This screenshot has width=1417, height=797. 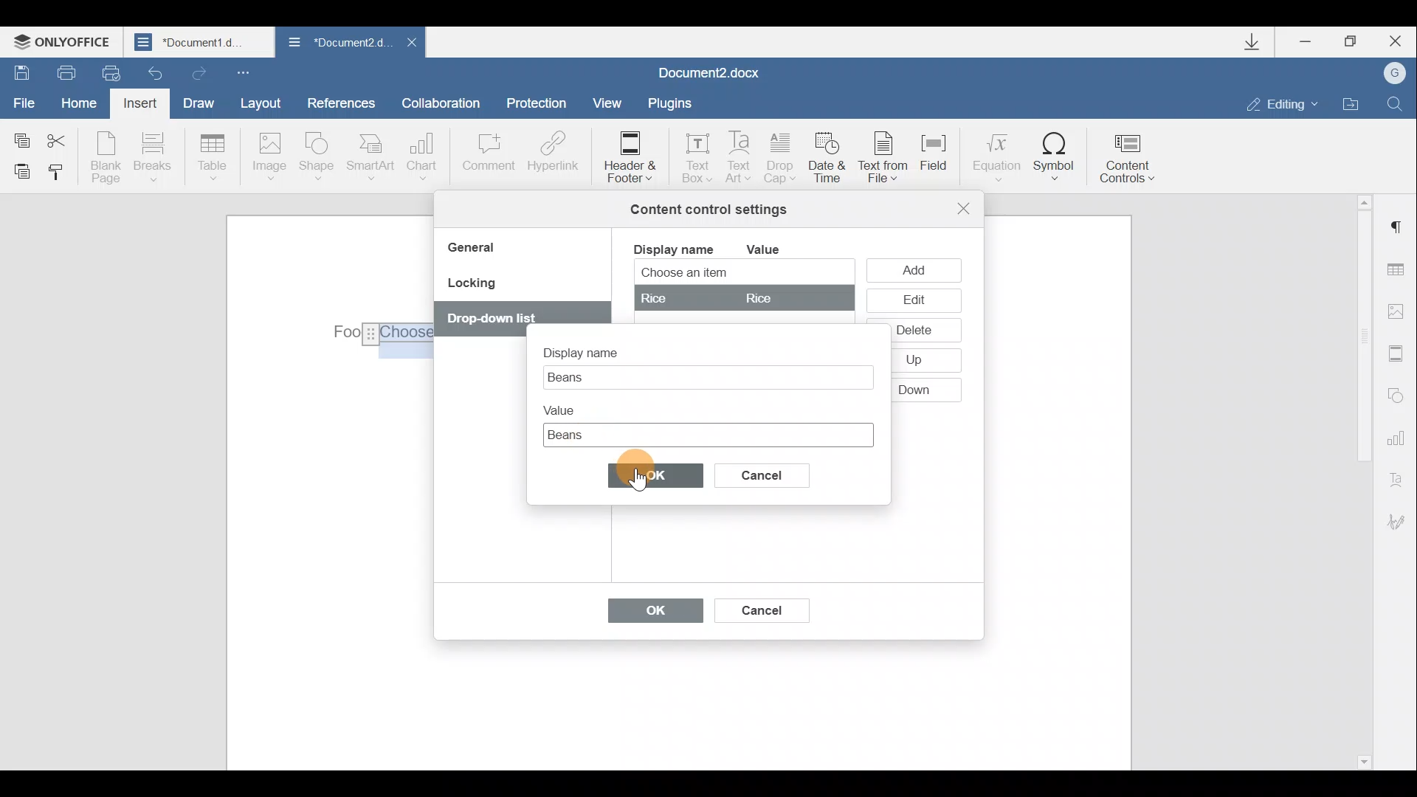 I want to click on Content controls, so click(x=1133, y=153).